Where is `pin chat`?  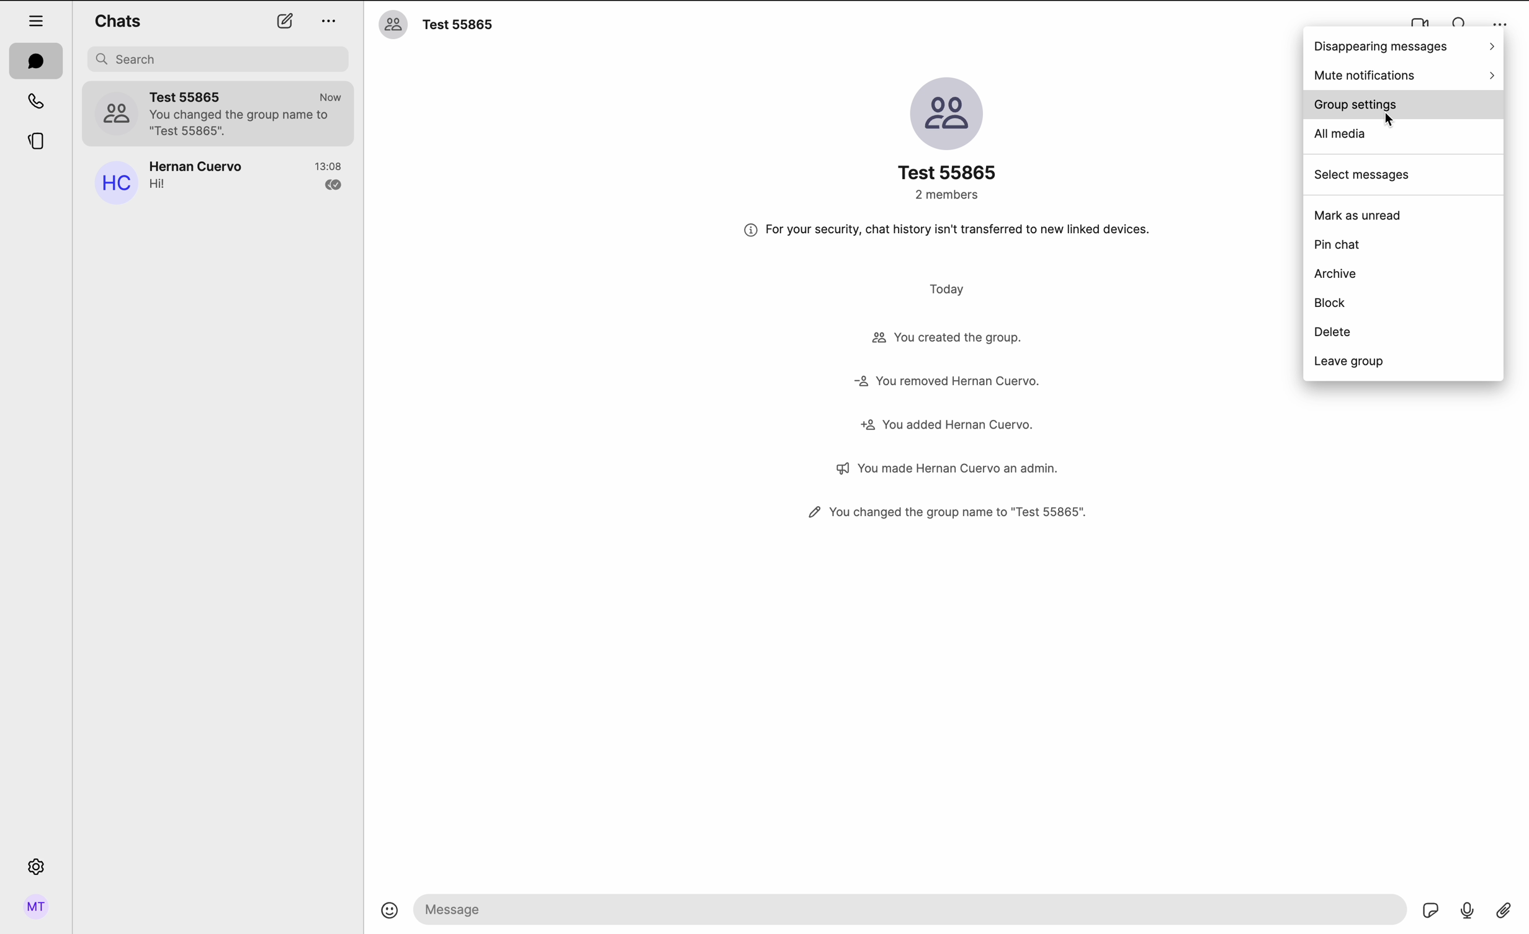 pin chat is located at coordinates (1340, 242).